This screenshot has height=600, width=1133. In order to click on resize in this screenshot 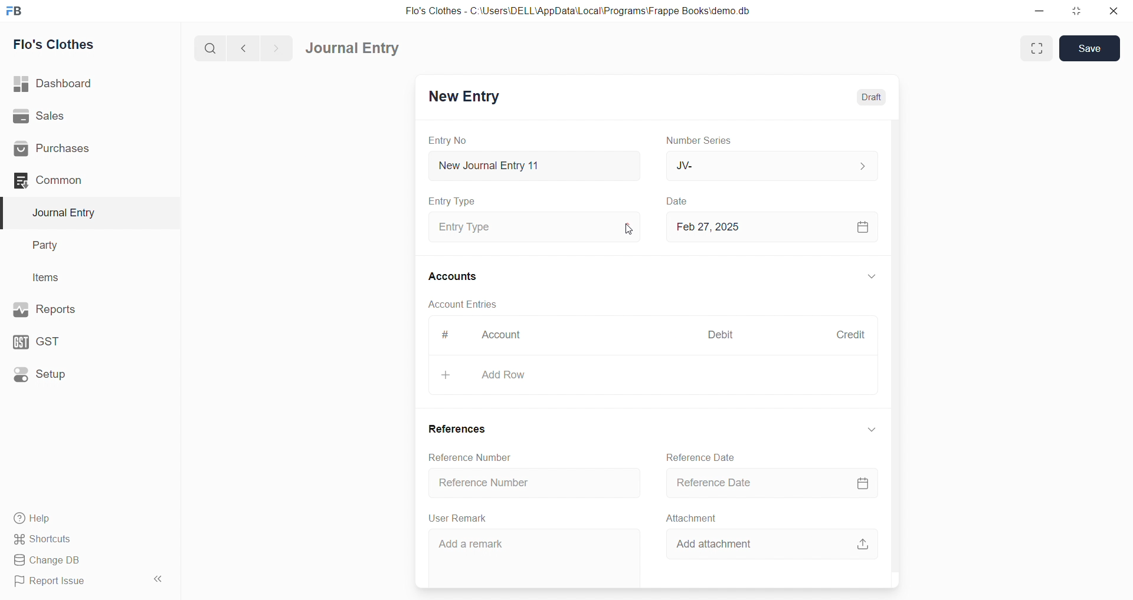, I will do `click(1076, 10)`.